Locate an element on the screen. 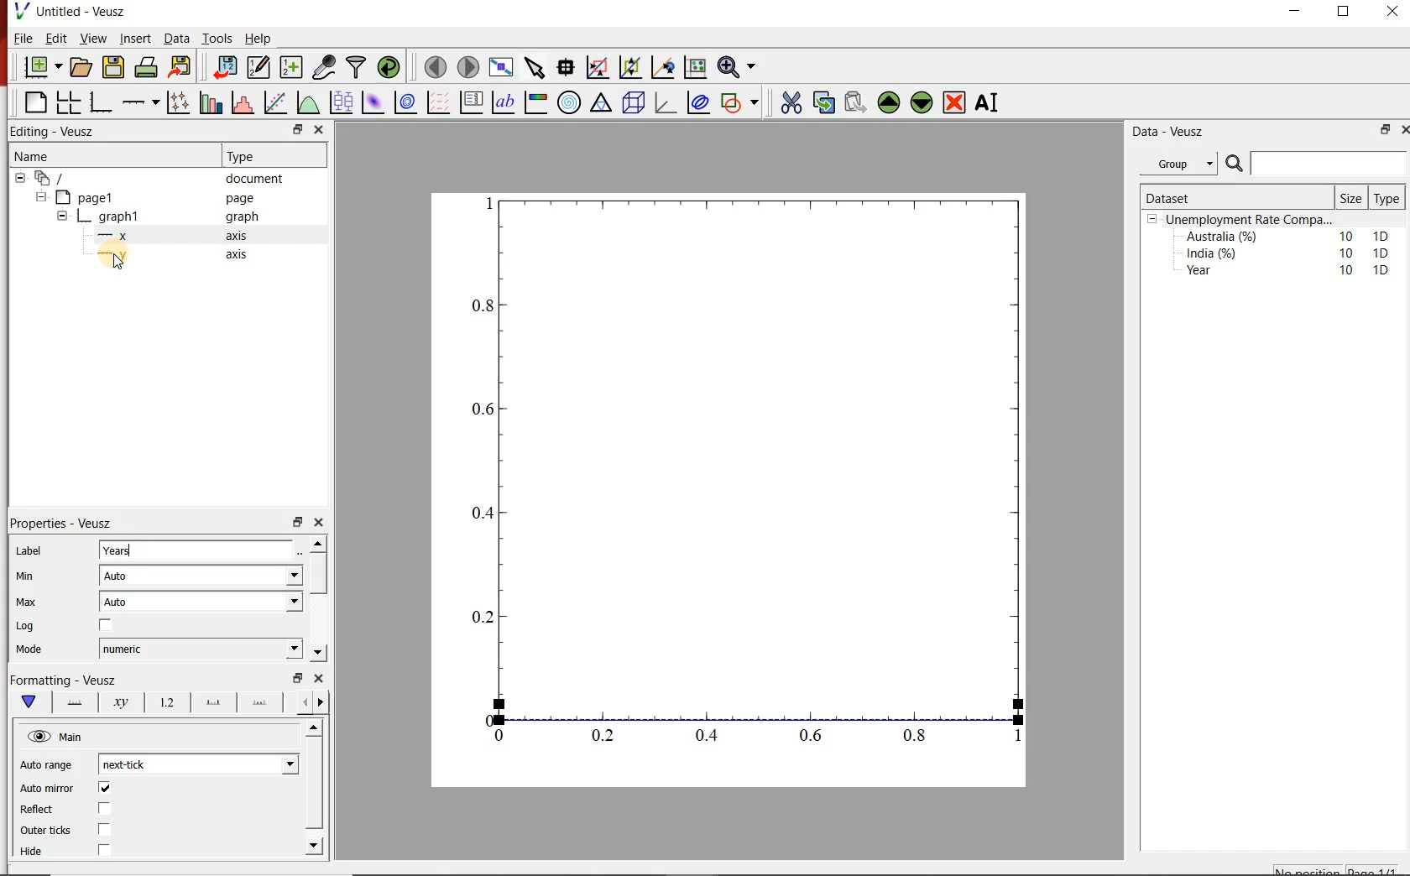  ternary graph is located at coordinates (601, 102).